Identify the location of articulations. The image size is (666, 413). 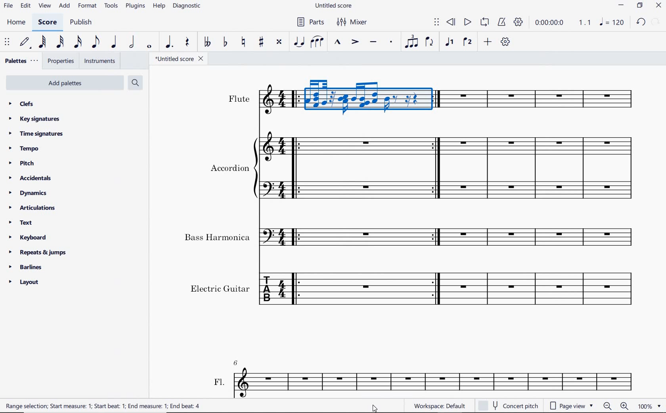
(32, 208).